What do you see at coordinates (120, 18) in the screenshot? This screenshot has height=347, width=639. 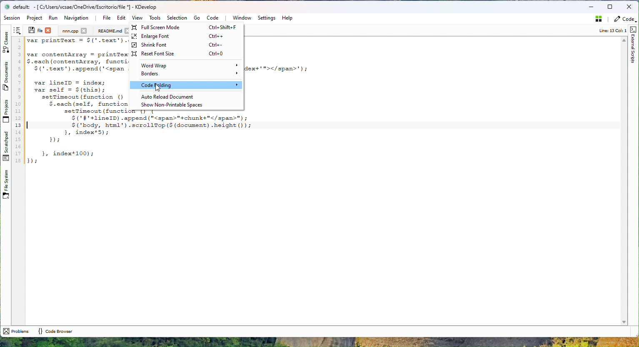 I see `Edit` at bounding box center [120, 18].